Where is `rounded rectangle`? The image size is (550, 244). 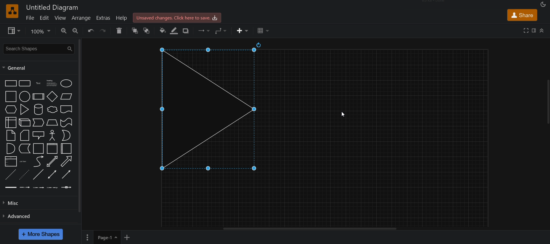 rounded rectangle is located at coordinates (25, 83).